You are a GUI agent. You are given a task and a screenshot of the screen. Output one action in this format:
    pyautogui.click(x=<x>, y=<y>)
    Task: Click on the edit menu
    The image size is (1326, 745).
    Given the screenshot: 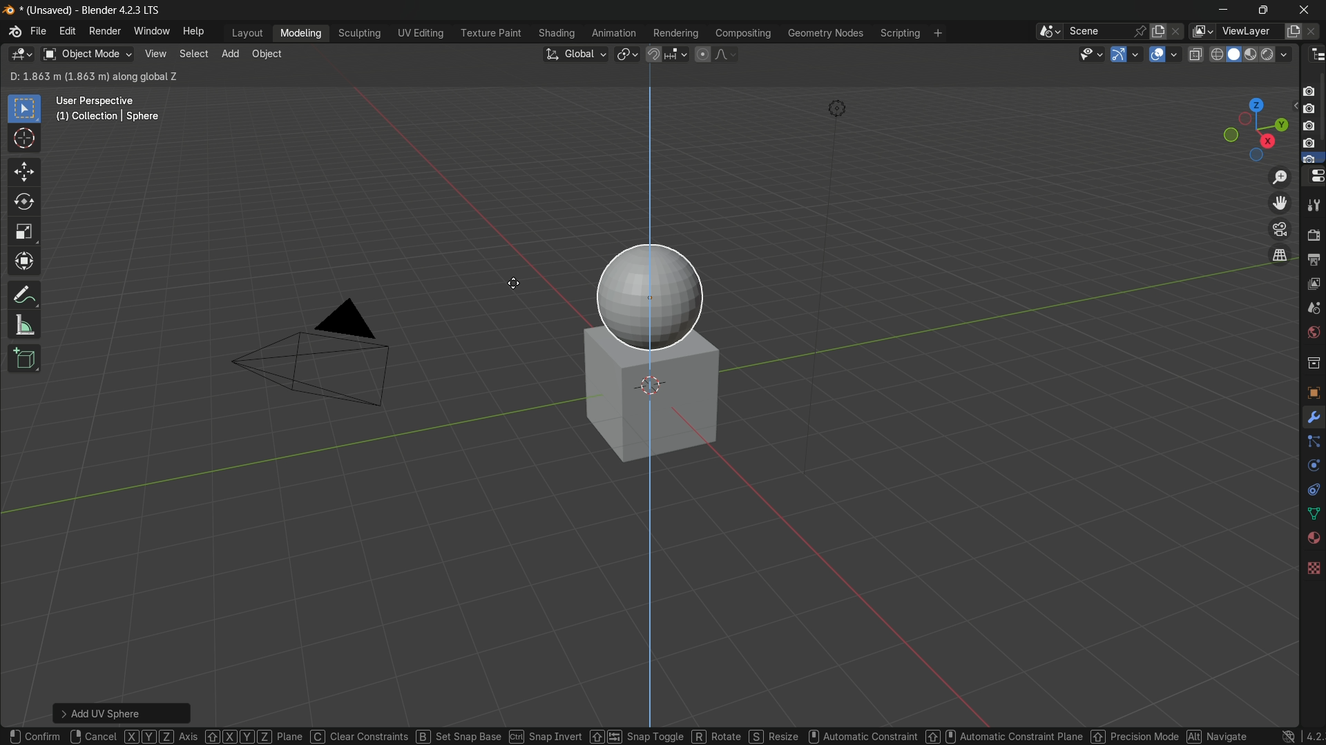 What is the action you would take?
    pyautogui.click(x=69, y=31)
    